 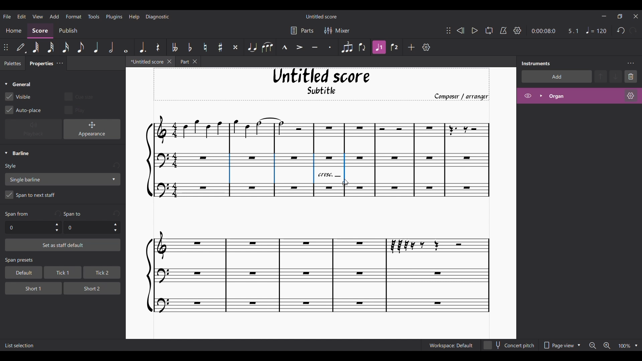 What do you see at coordinates (39, 64) in the screenshot?
I see `Properties tab, current selection` at bounding box center [39, 64].